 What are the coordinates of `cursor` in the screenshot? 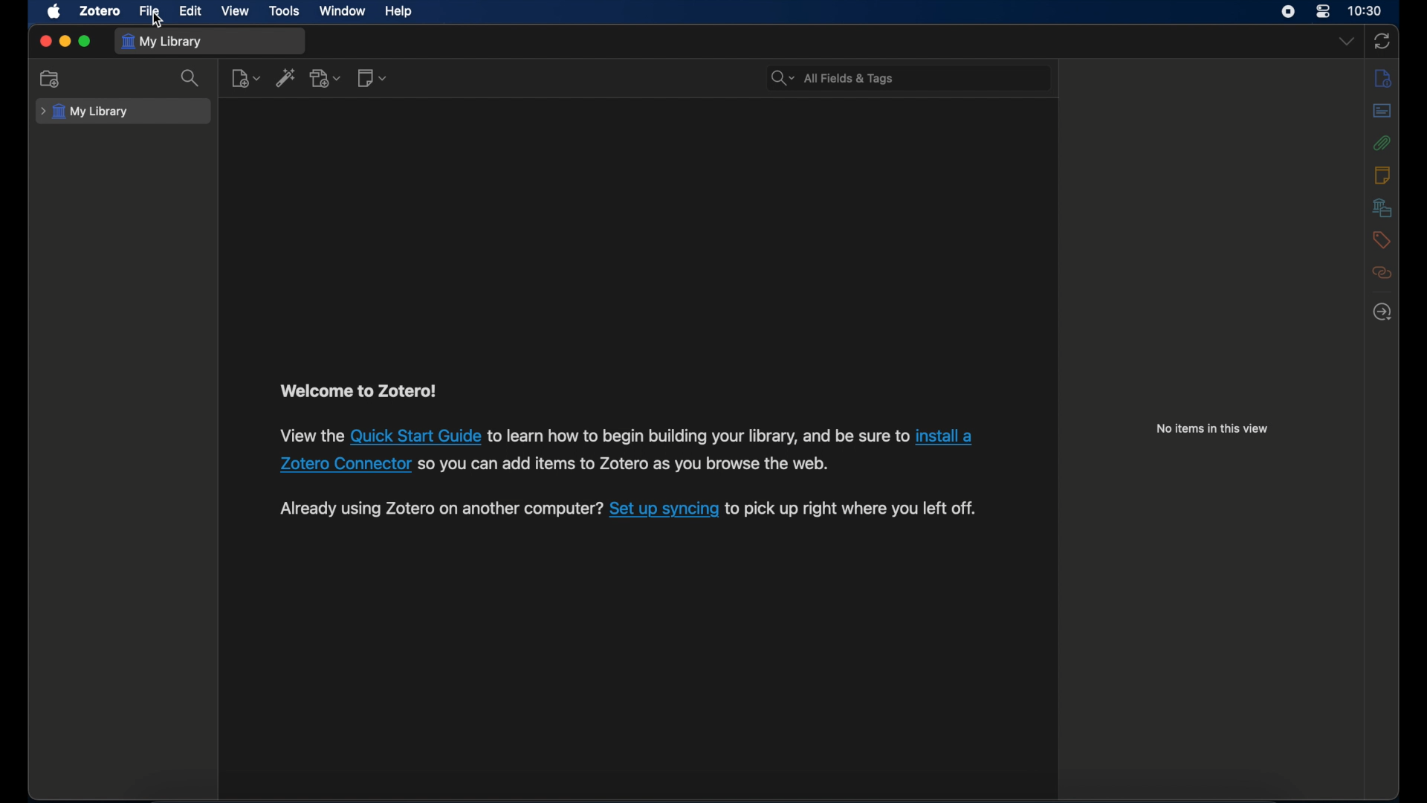 It's located at (158, 21).